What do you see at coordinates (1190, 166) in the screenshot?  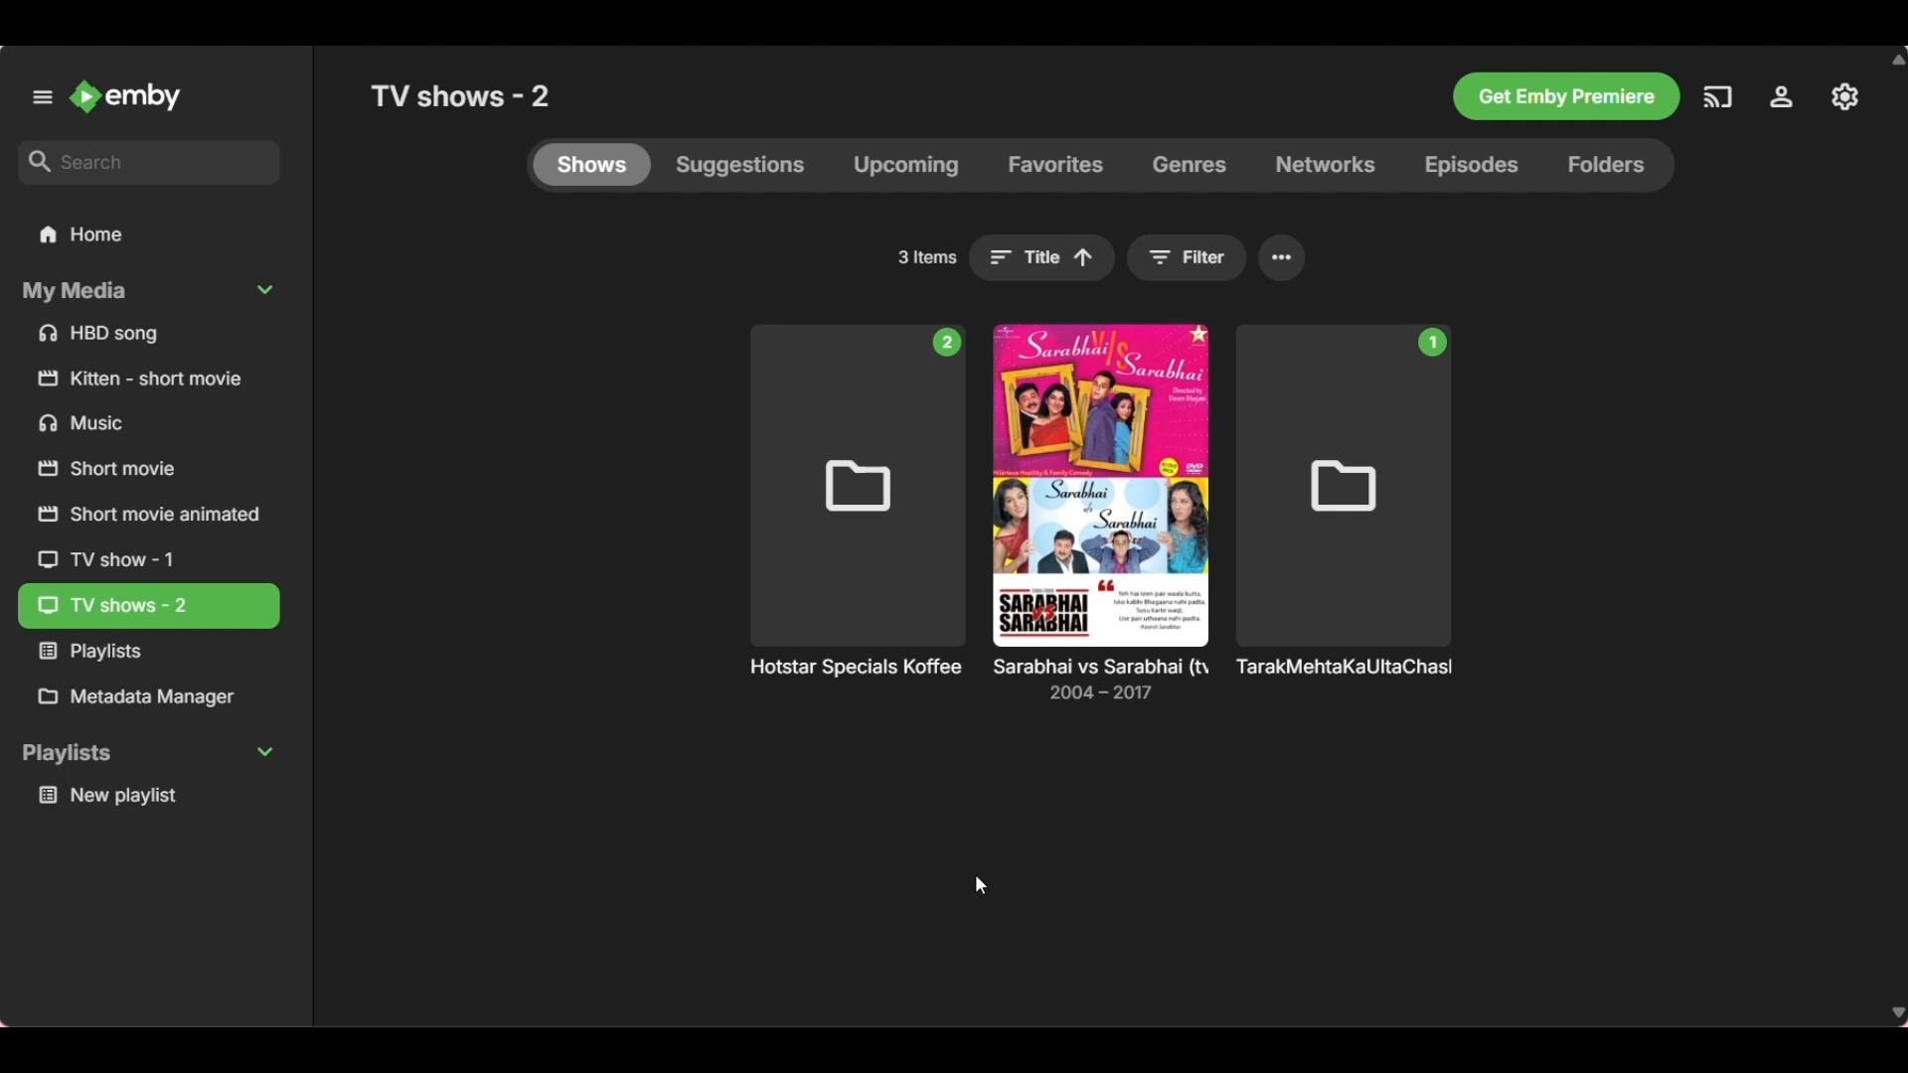 I see `Genres` at bounding box center [1190, 166].